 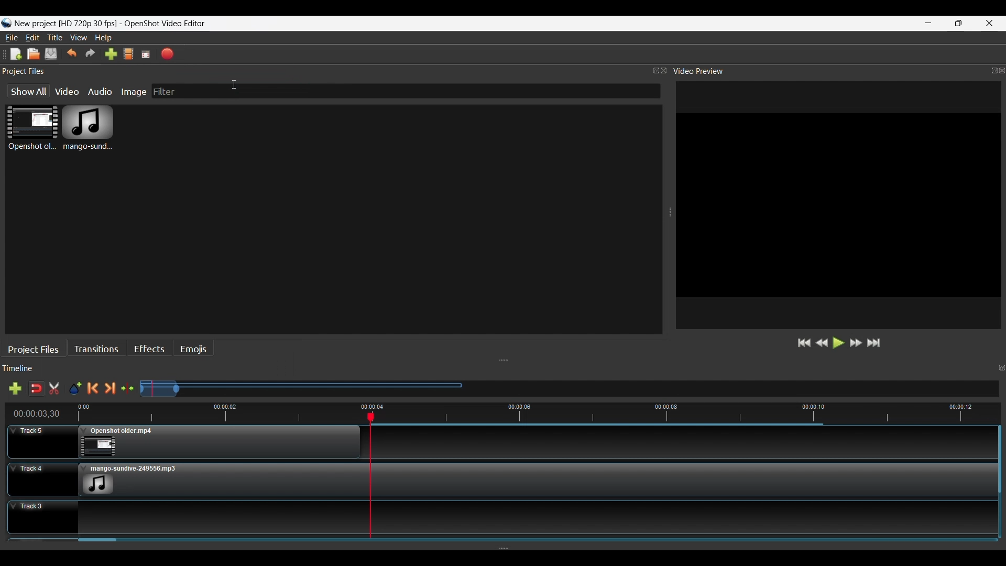 What do you see at coordinates (182, 441) in the screenshot?
I see `Track 5` at bounding box center [182, 441].